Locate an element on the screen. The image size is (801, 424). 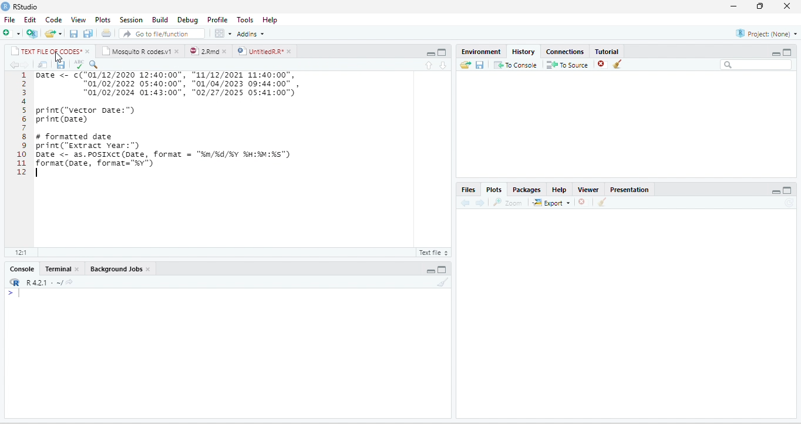
down is located at coordinates (443, 65).